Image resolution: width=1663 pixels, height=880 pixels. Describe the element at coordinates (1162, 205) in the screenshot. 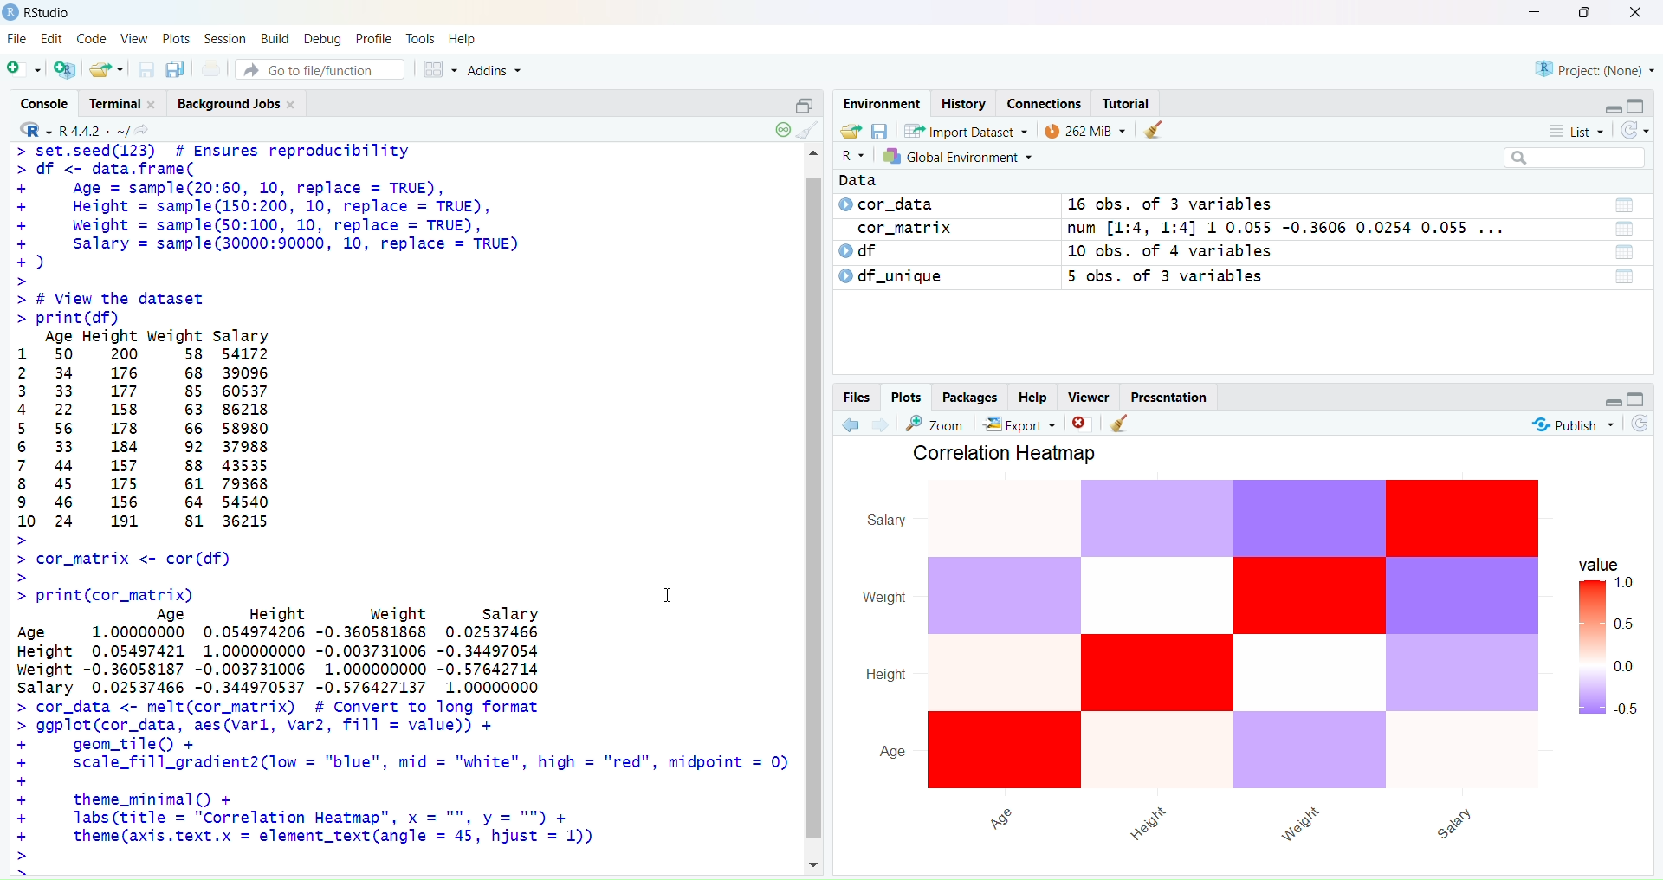

I see `© cor_data 16 obs. of 3 variables` at that location.